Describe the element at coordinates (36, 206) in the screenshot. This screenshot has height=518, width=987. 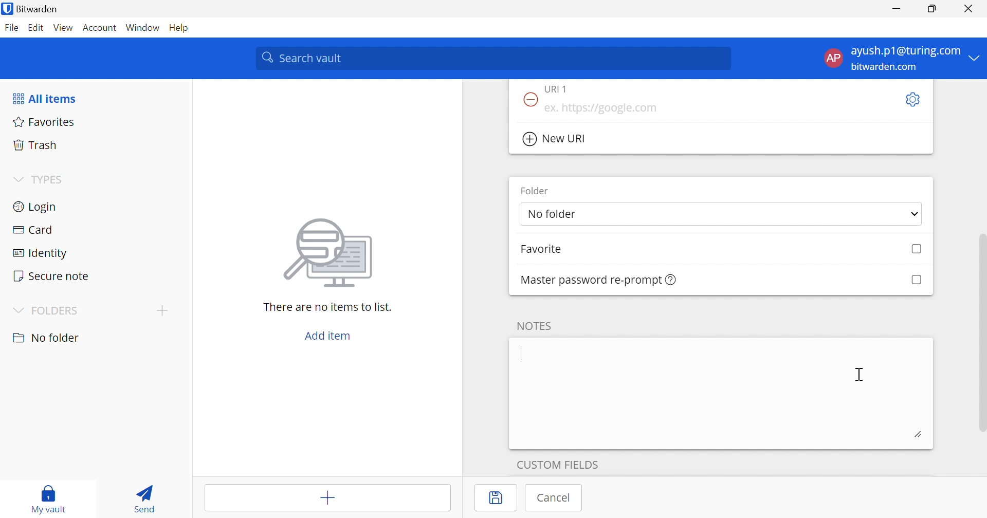
I see `Login` at that location.